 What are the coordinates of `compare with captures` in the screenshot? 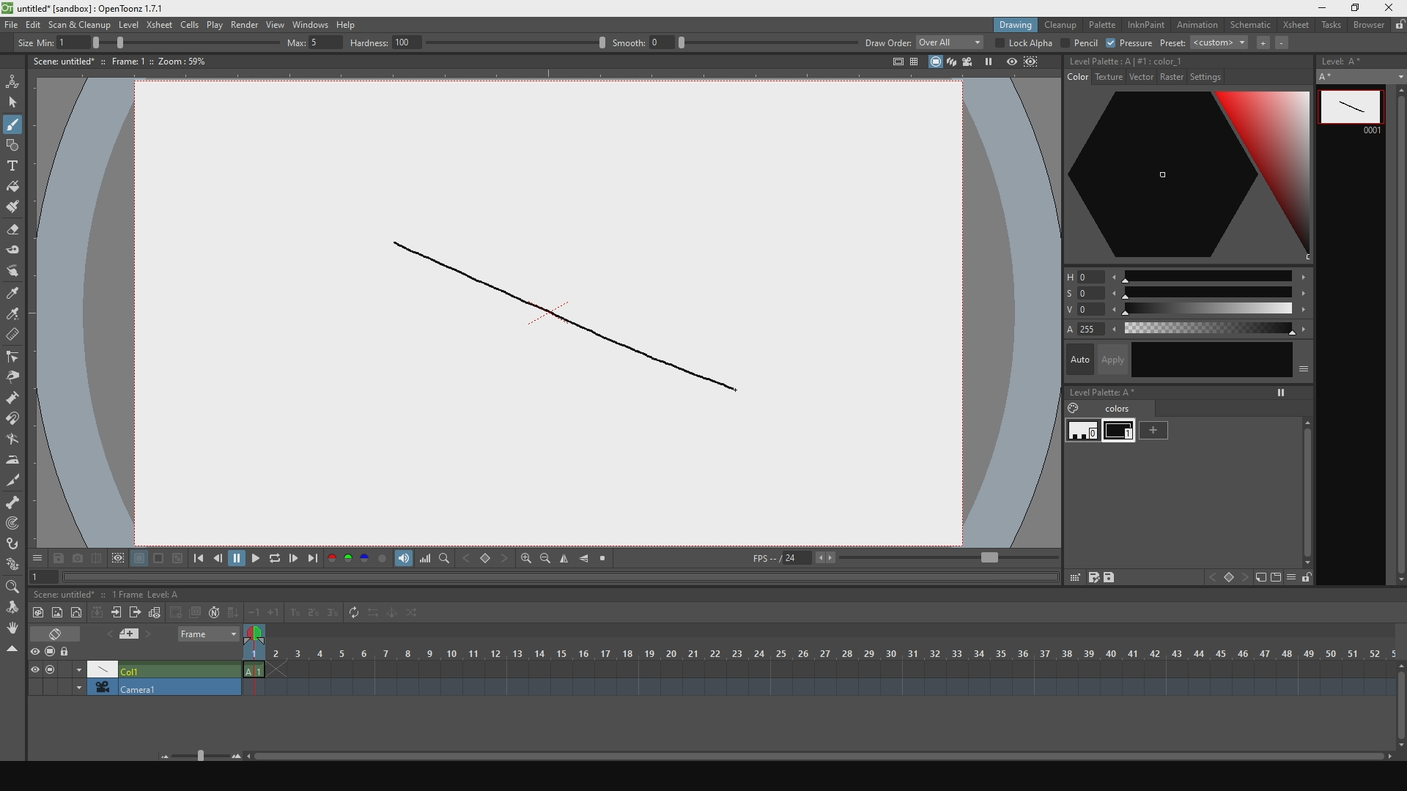 It's located at (97, 560).